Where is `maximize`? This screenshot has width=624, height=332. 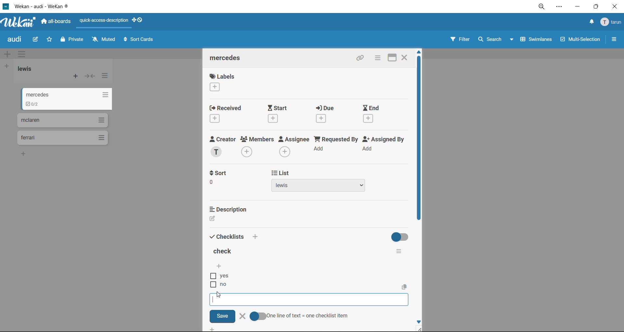 maximize is located at coordinates (596, 7).